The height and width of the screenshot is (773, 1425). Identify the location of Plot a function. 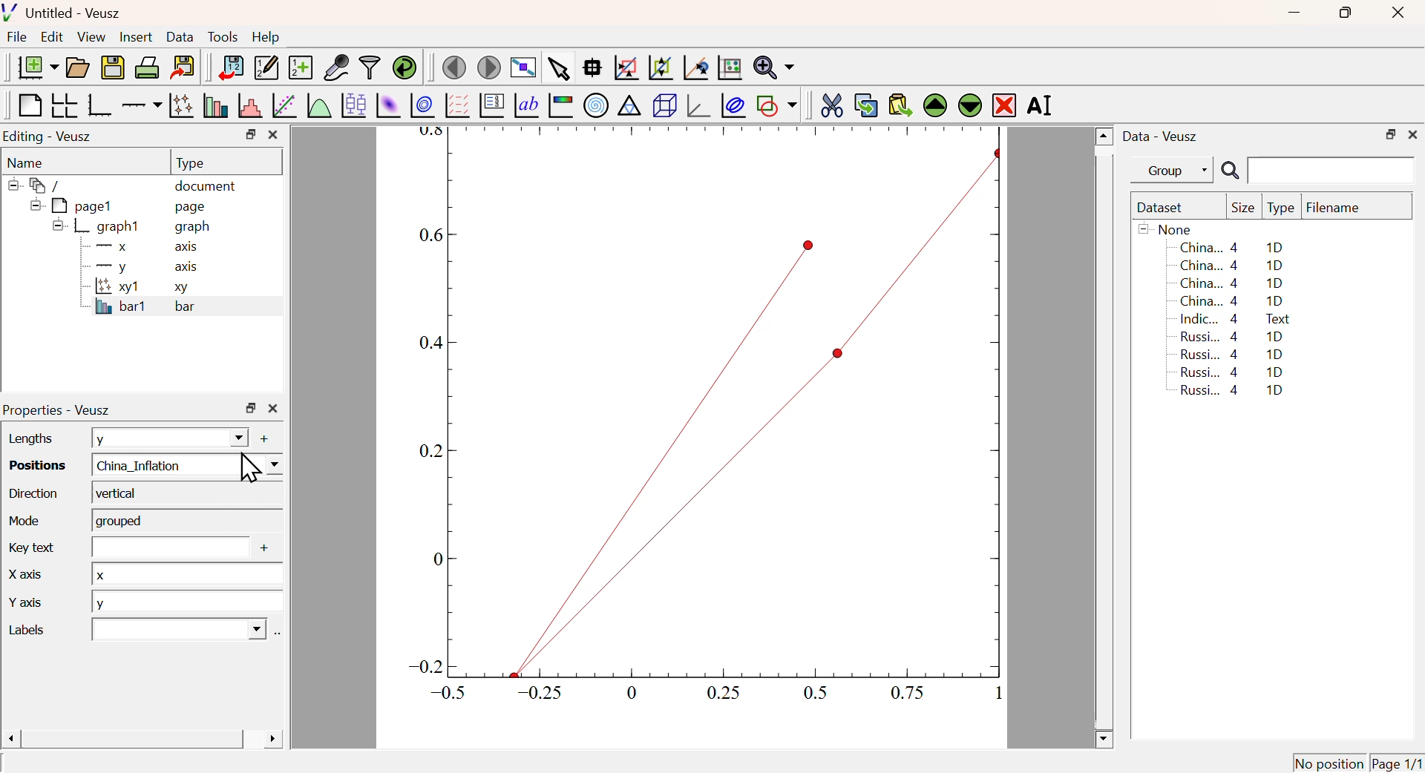
(317, 106).